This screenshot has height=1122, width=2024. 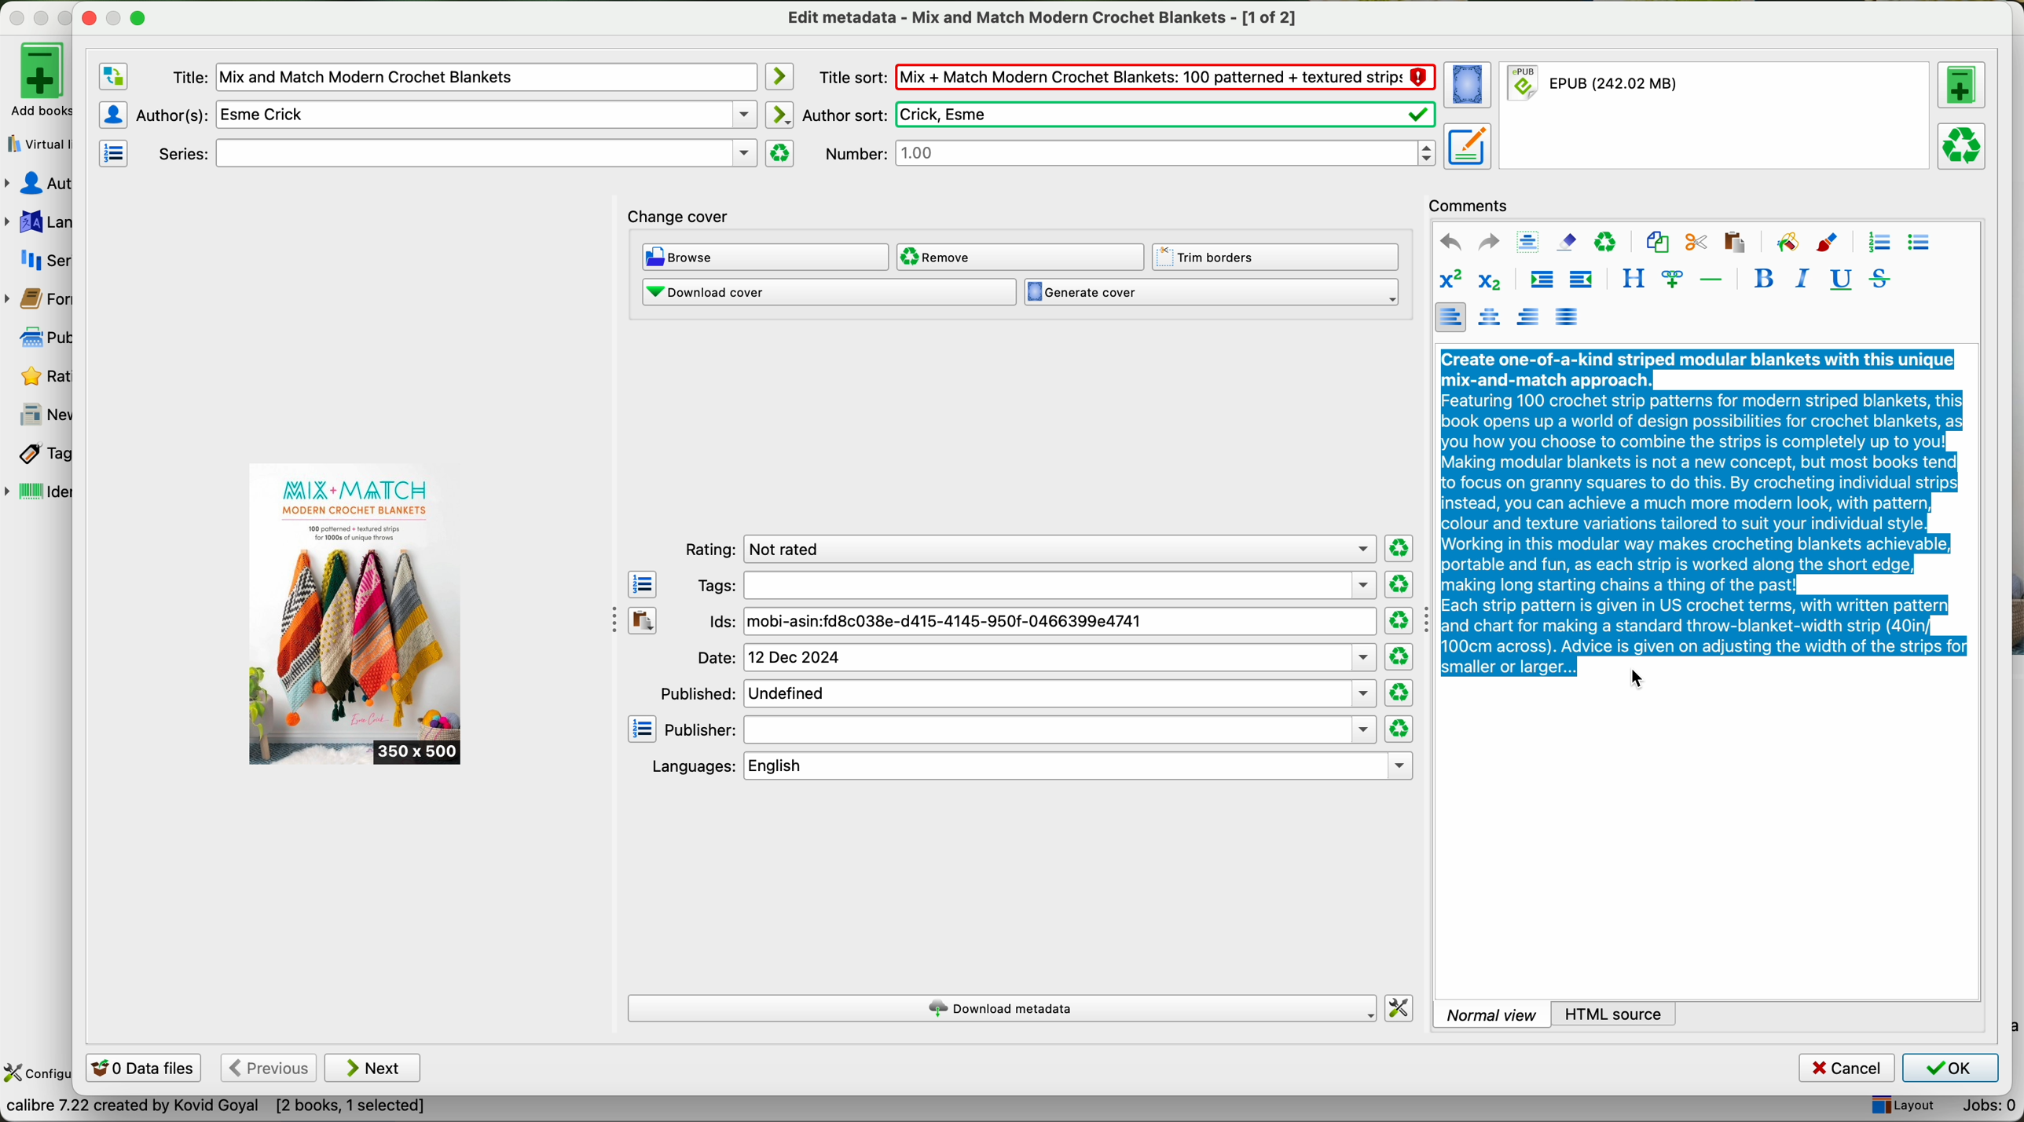 I want to click on set the manage authors editor, so click(x=112, y=115).